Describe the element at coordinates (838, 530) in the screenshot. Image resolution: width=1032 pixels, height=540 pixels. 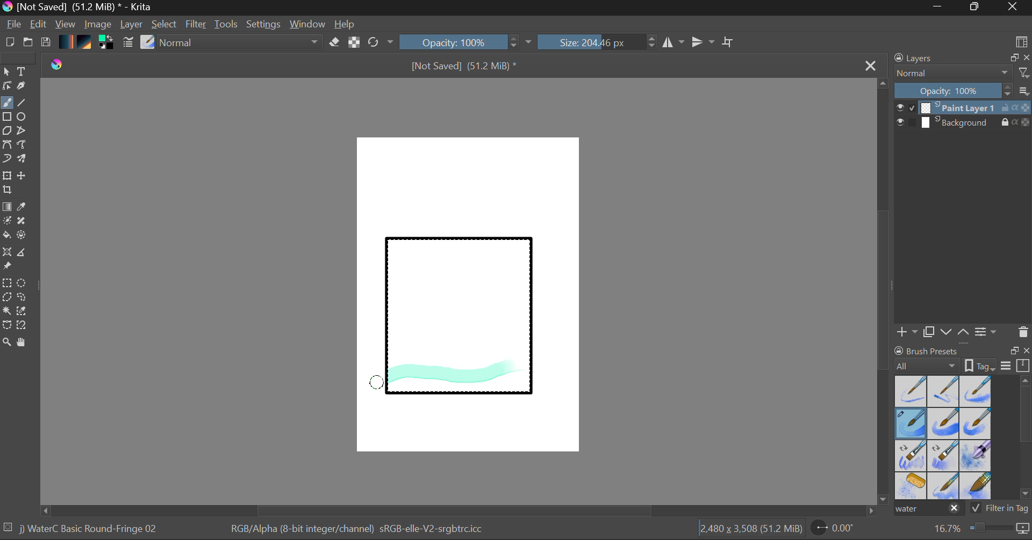
I see `Page Rotation` at that location.